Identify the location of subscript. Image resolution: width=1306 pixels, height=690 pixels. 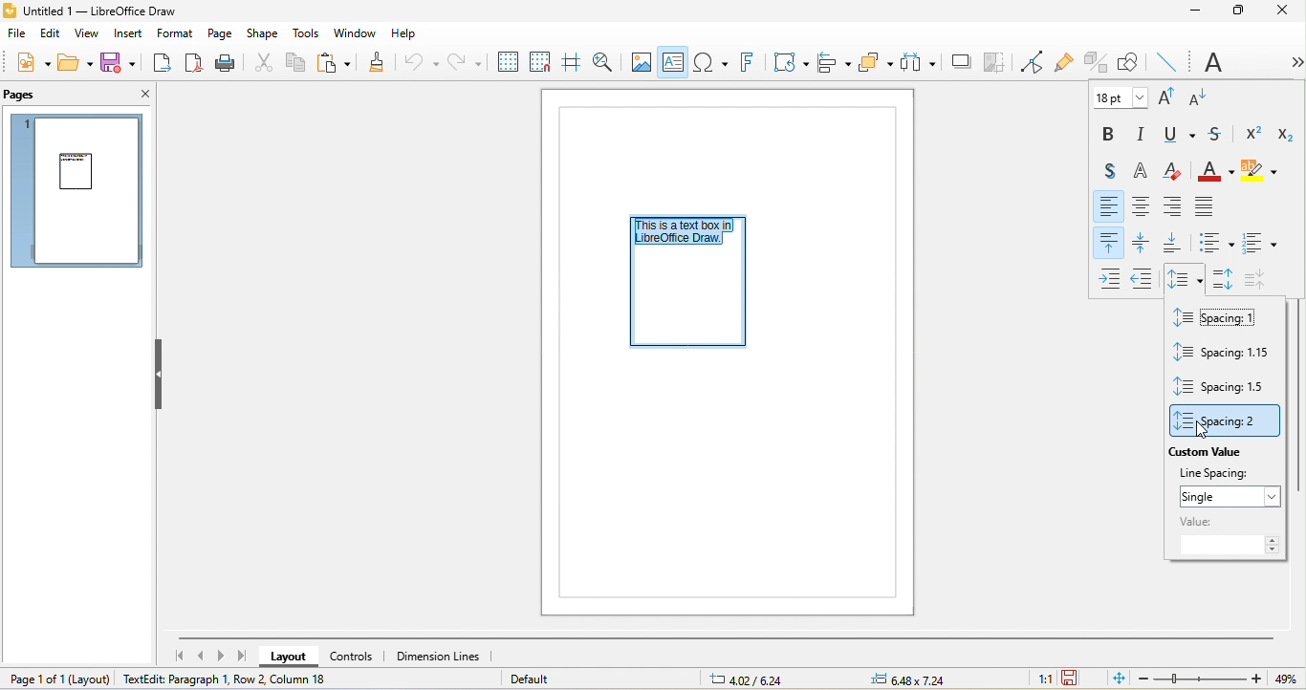
(1284, 134).